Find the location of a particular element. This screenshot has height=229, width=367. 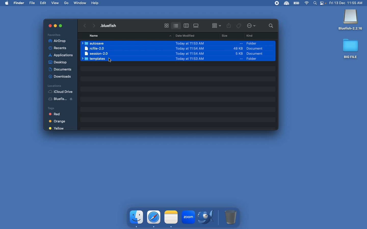

autosave is located at coordinates (94, 43).